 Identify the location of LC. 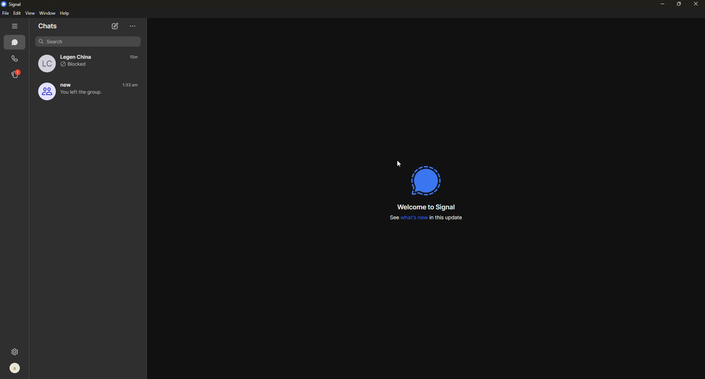
(45, 64).